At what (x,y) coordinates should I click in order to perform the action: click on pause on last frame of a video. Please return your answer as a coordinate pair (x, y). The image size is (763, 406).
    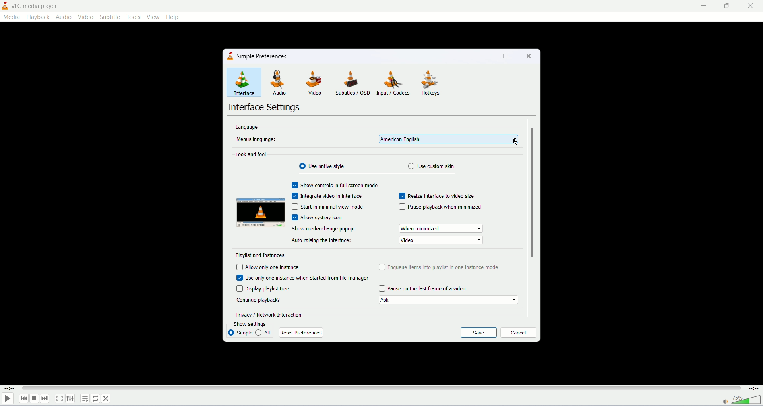
    Looking at the image, I should click on (422, 288).